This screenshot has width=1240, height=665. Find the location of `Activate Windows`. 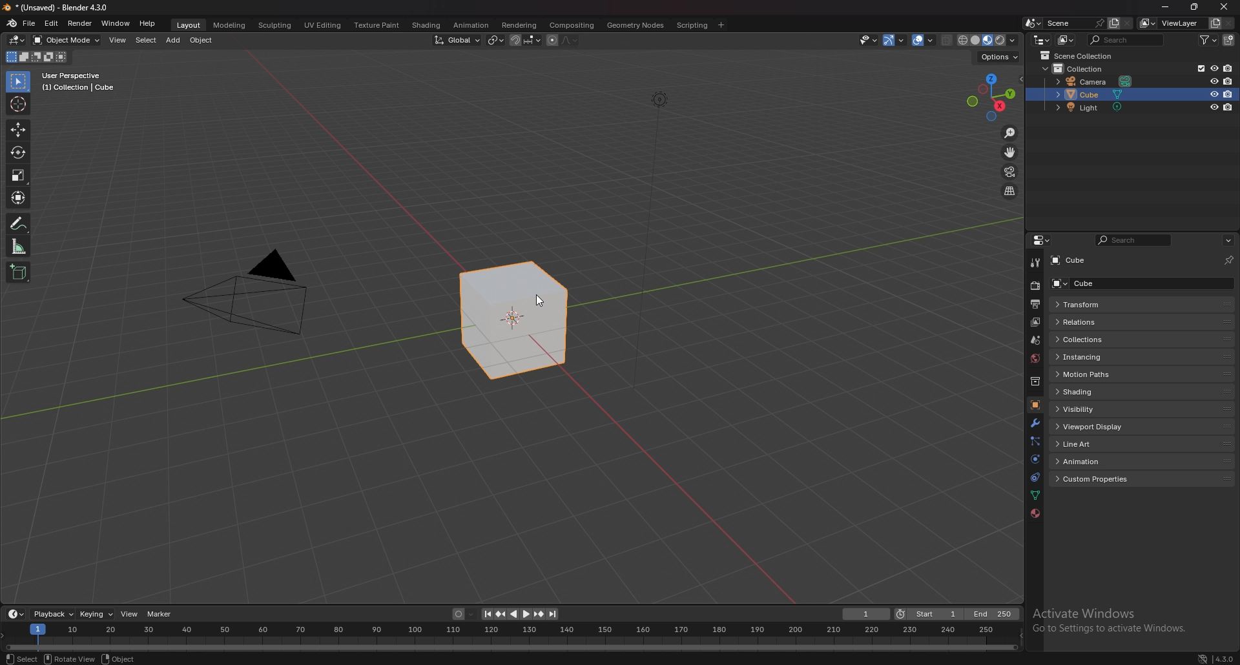

Activate Windows is located at coordinates (1121, 618).